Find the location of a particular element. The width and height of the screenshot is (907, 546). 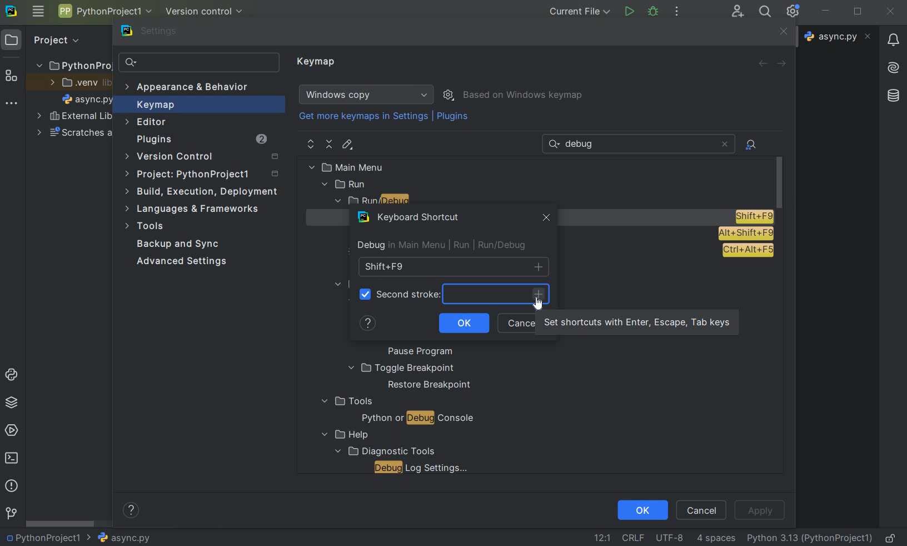

advanced settings is located at coordinates (180, 261).